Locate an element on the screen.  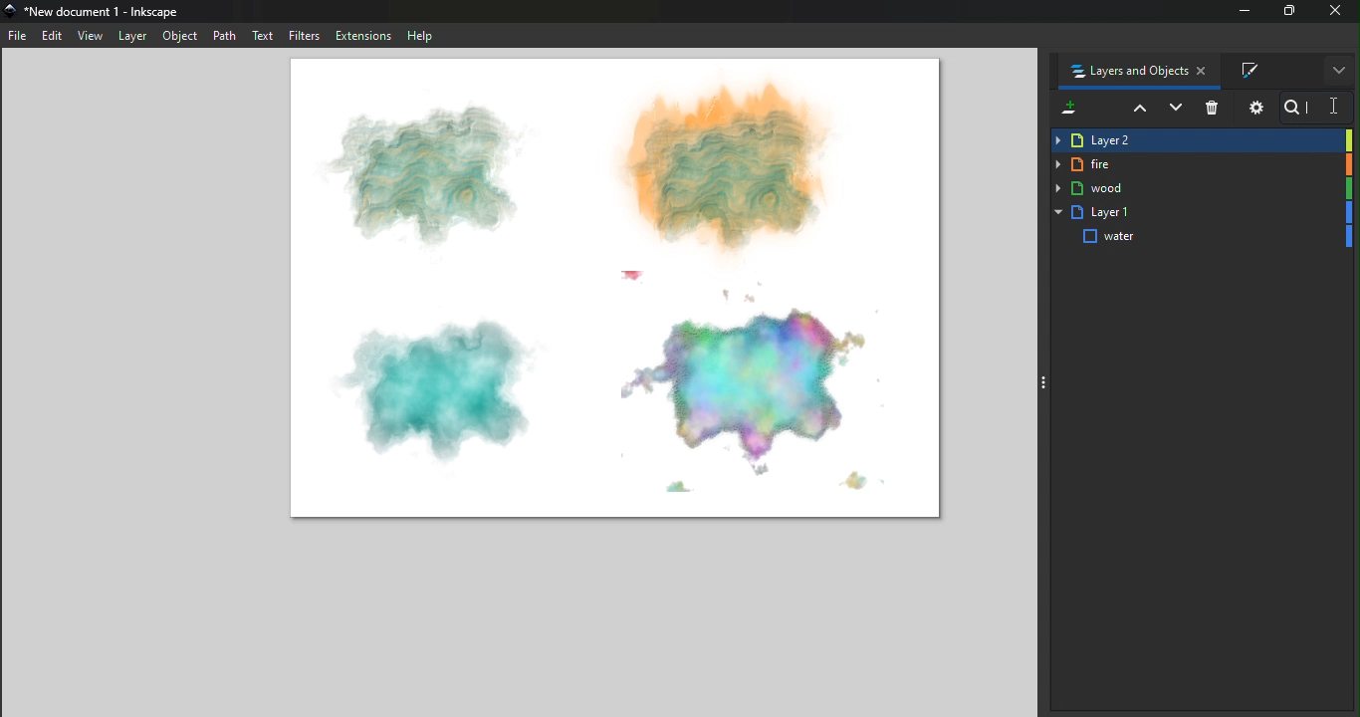
Layers and objects is located at coordinates (1132, 70).